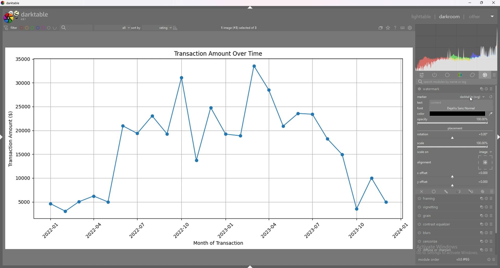  What do you see at coordinates (445, 250) in the screenshot?
I see `diffuse or sharpen` at bounding box center [445, 250].